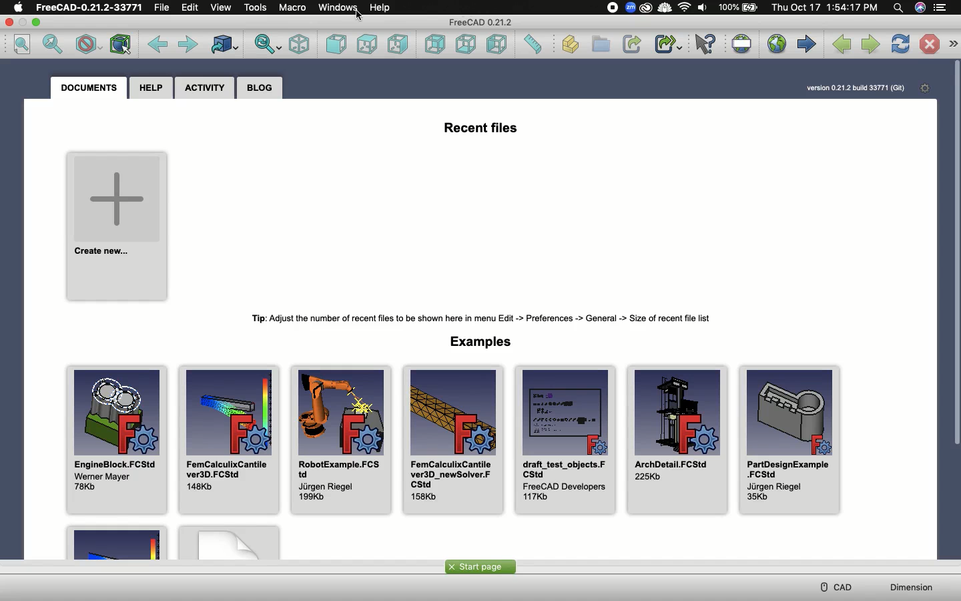 This screenshot has width=961, height=601. What do you see at coordinates (117, 226) in the screenshot?
I see `Create new` at bounding box center [117, 226].